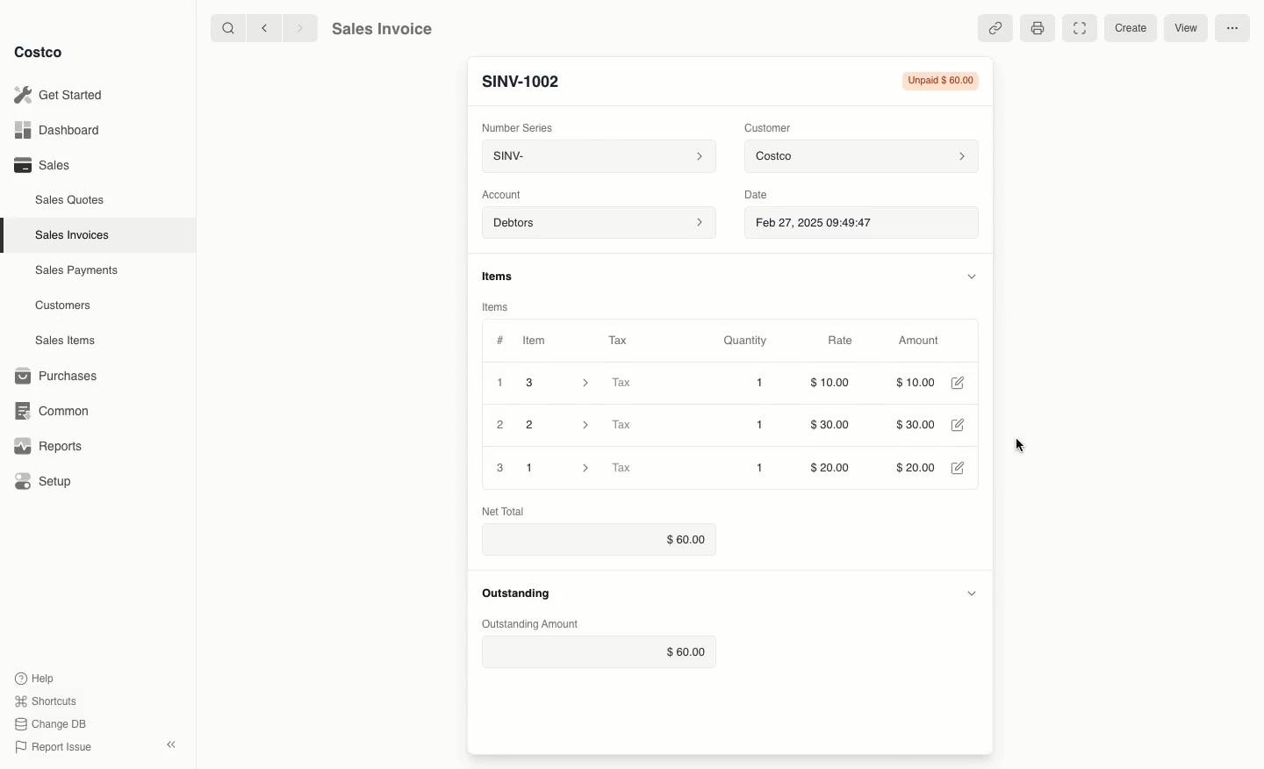 This screenshot has height=769, width=1264. I want to click on 2, so click(501, 426).